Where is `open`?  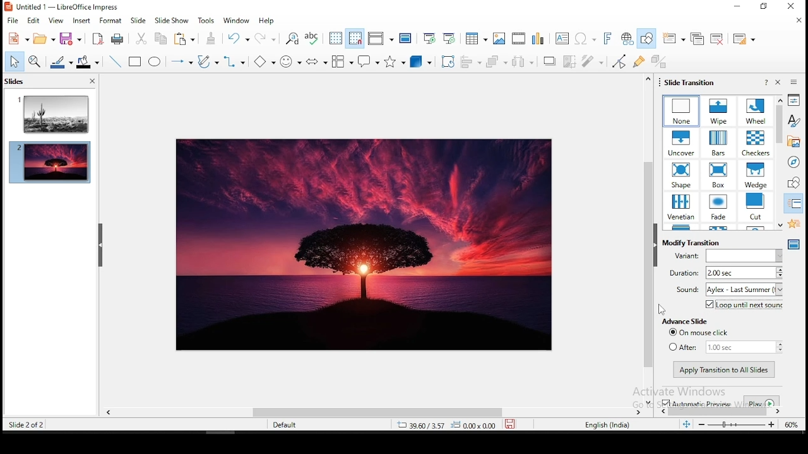 open is located at coordinates (42, 38).